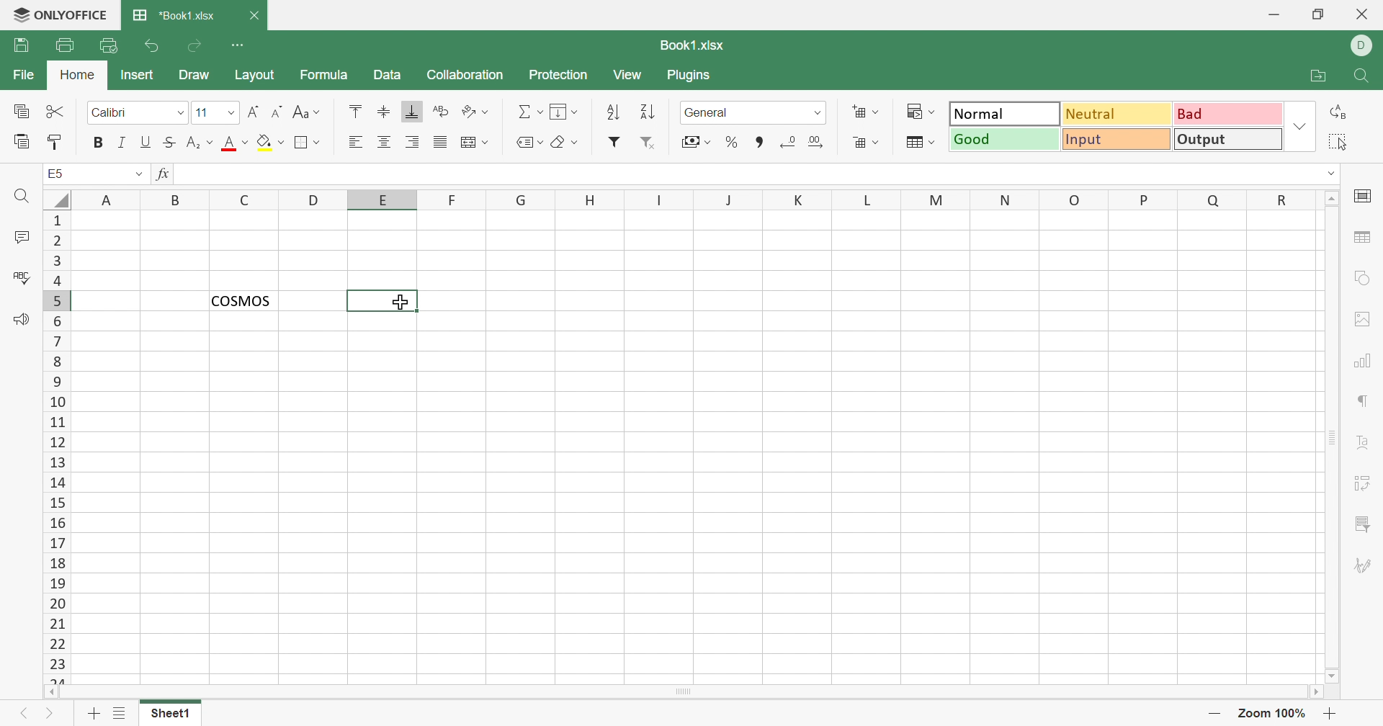  I want to click on Sheet1, so click(171, 716).